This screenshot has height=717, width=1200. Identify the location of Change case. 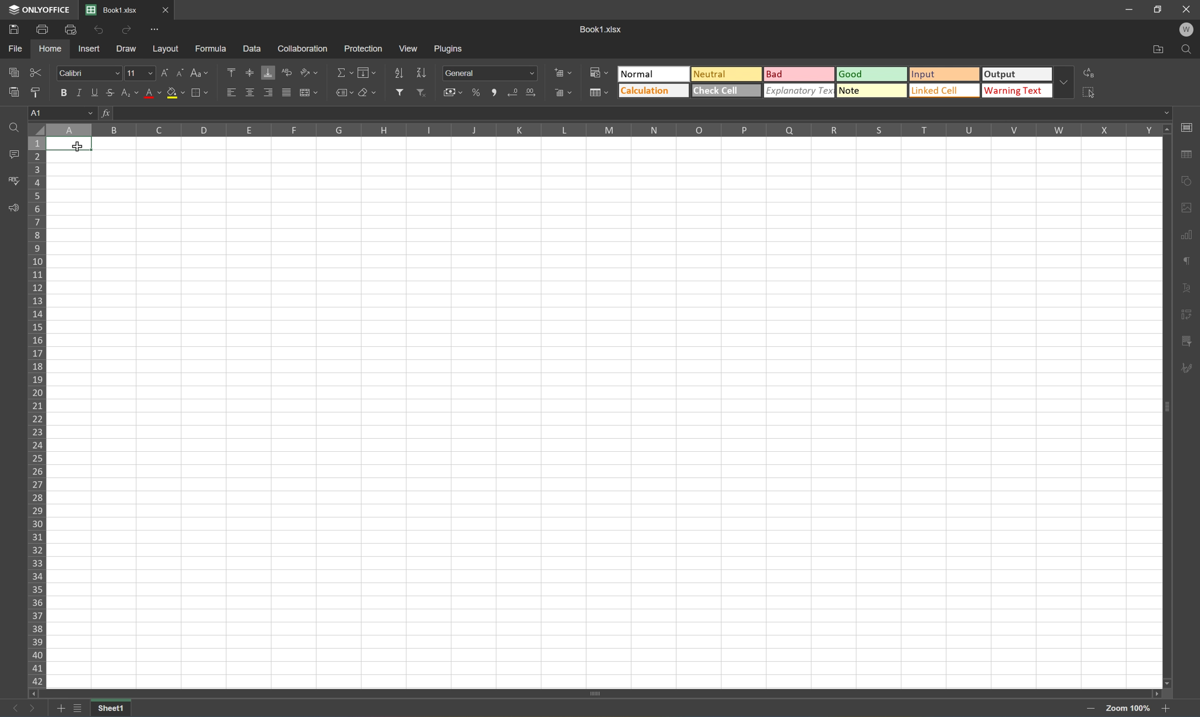
(198, 73).